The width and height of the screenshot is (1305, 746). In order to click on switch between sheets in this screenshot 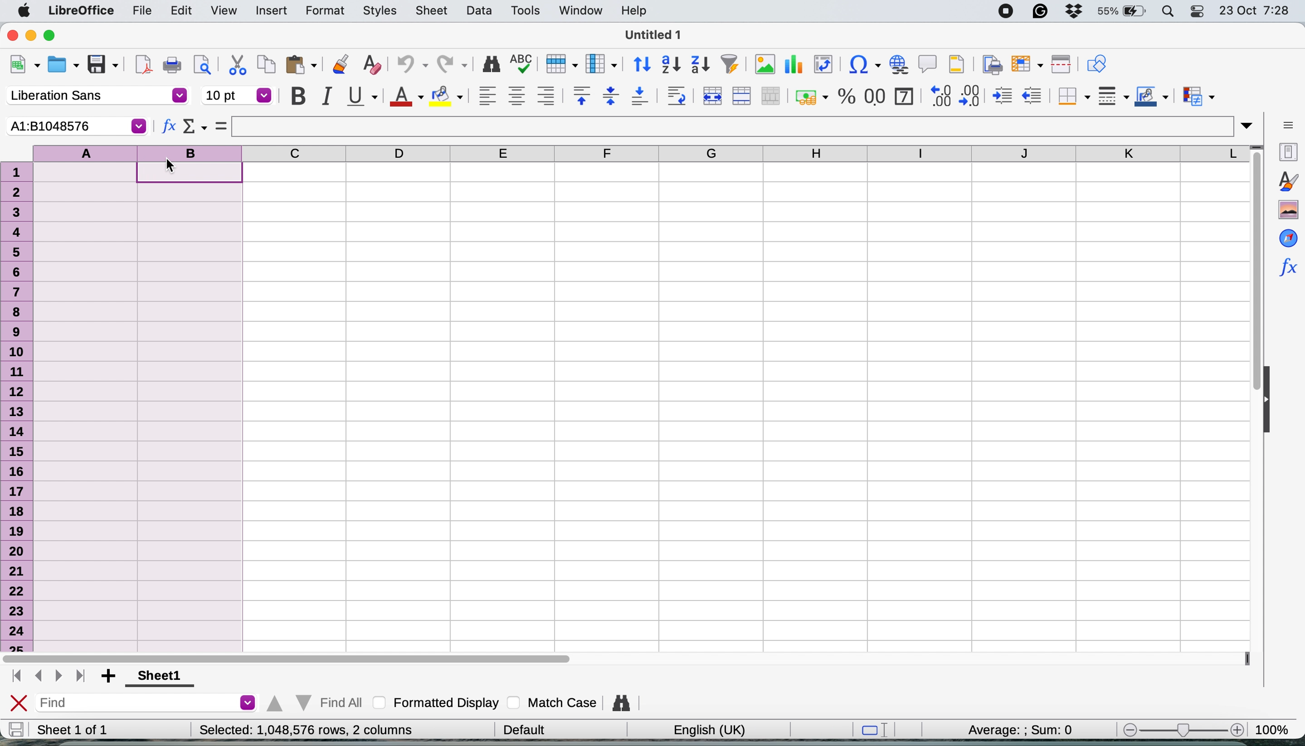, I will do `click(47, 676)`.